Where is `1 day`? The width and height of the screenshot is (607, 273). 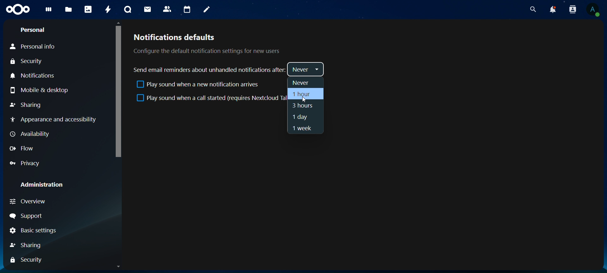
1 day is located at coordinates (301, 117).